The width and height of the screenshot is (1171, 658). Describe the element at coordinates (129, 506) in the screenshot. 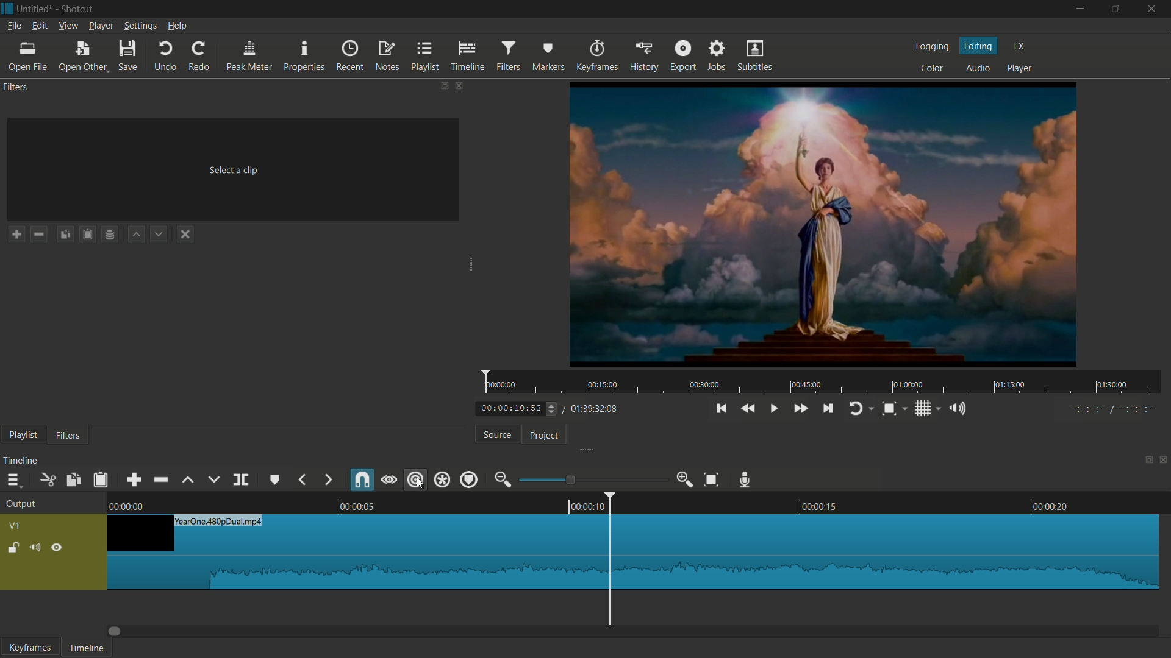

I see `00:00:00` at that location.